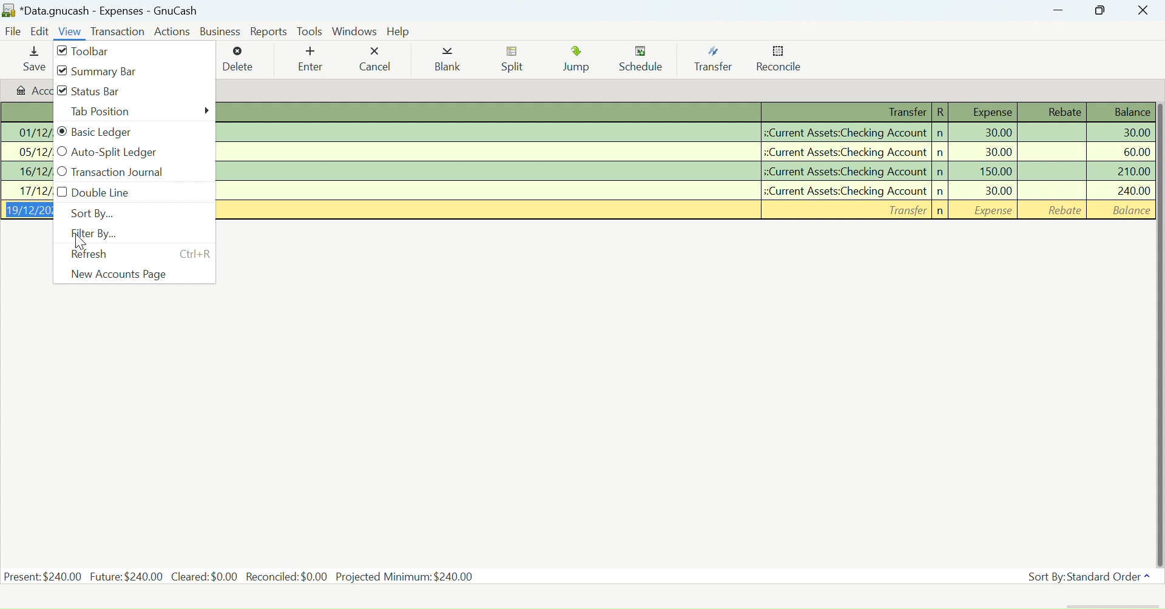 The width and height of the screenshot is (1165, 609). I want to click on Office Supplies Transaction, so click(686, 132).